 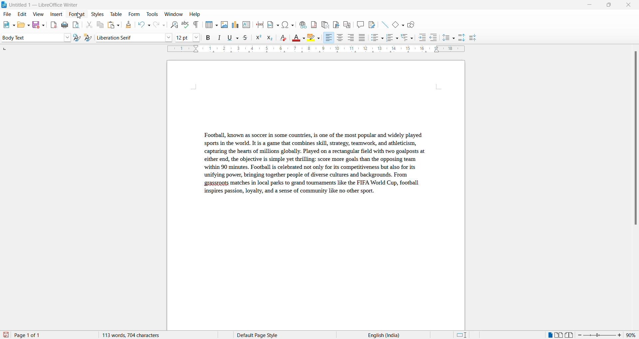 What do you see at coordinates (67, 38) in the screenshot?
I see `styling dropdown button` at bounding box center [67, 38].